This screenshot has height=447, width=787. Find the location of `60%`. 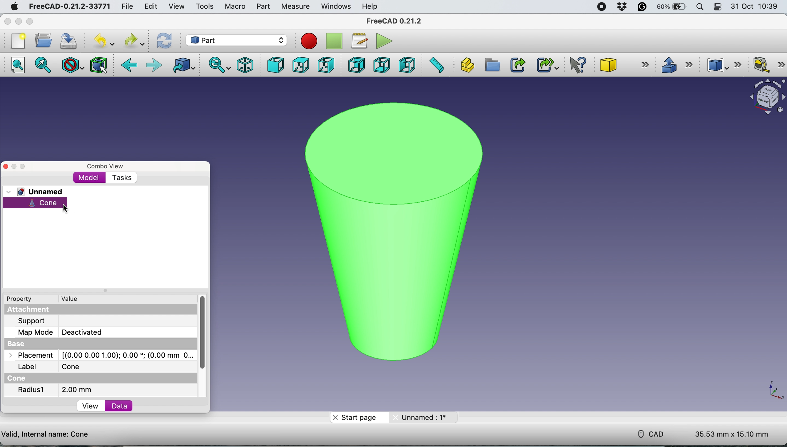

60% is located at coordinates (671, 7).